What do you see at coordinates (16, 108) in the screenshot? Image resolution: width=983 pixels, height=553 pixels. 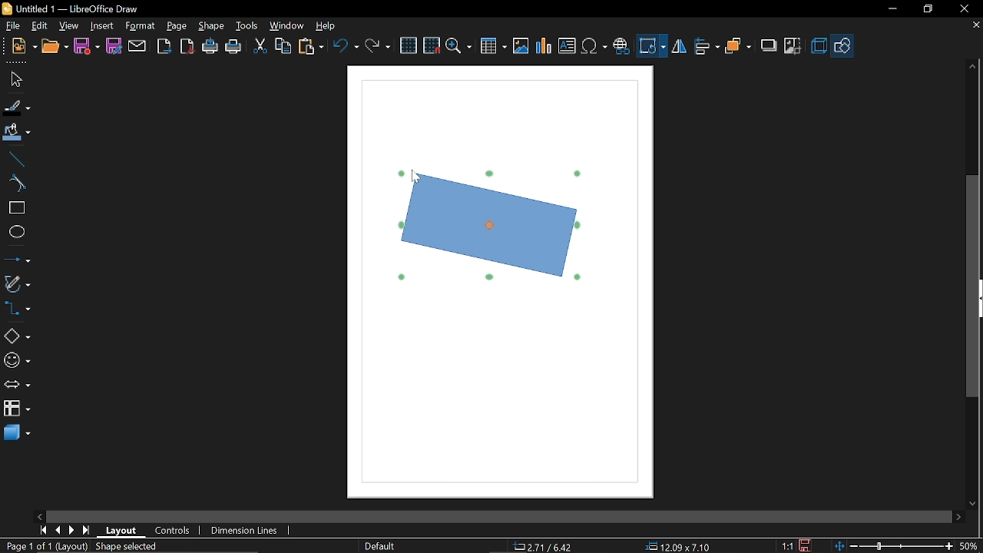 I see `Fill line` at bounding box center [16, 108].